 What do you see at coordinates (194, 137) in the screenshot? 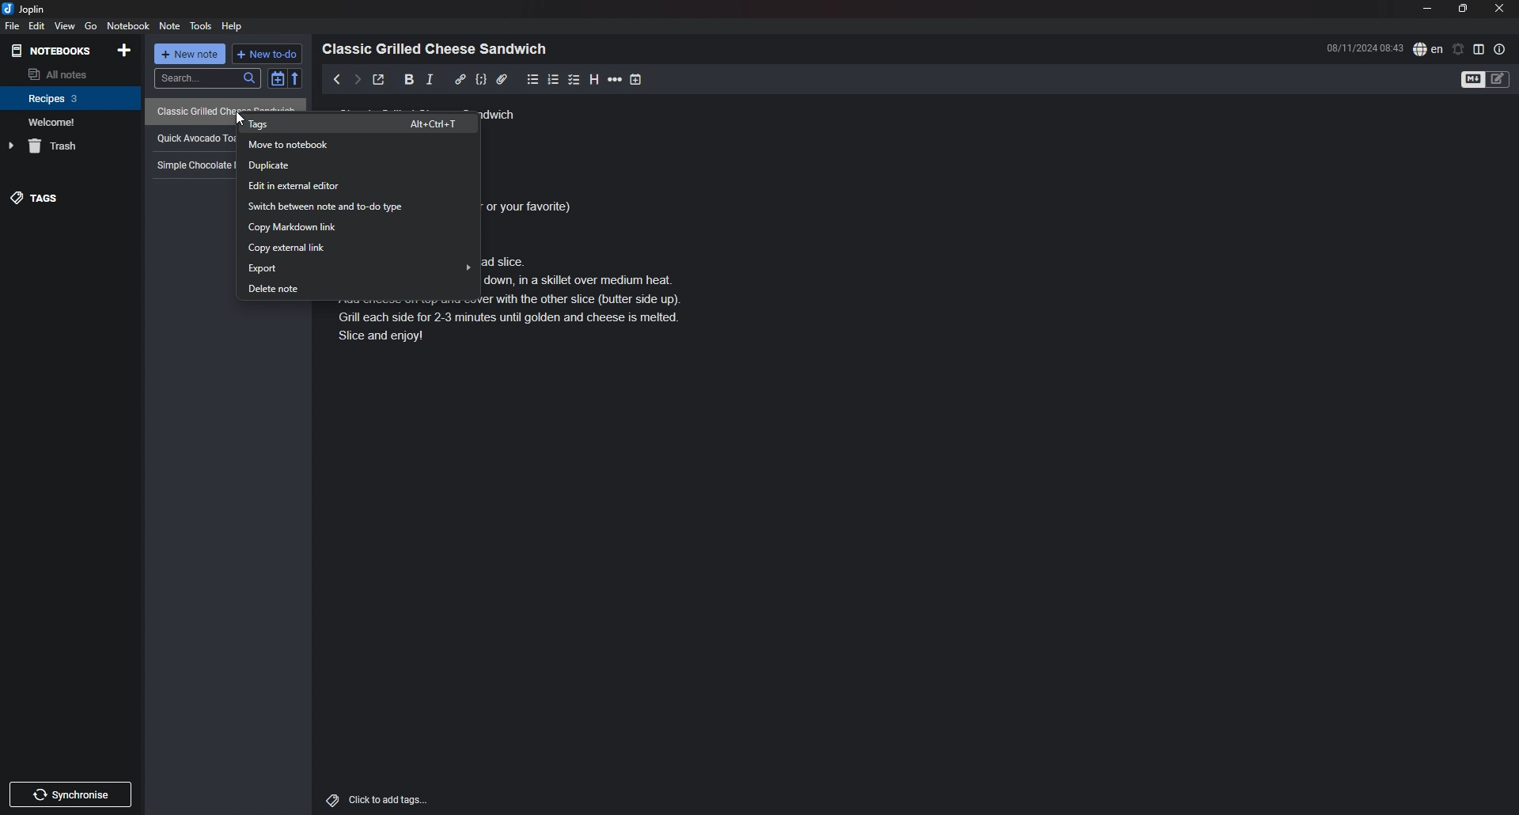
I see `recipe` at bounding box center [194, 137].